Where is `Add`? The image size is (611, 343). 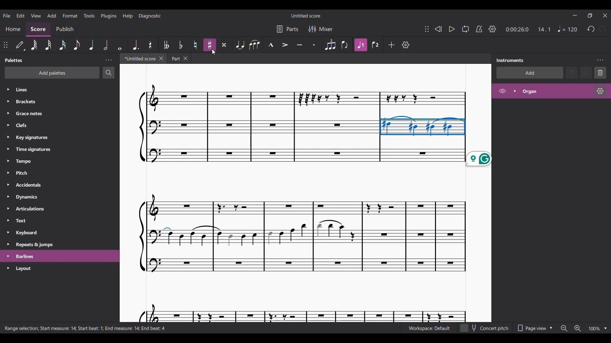
Add is located at coordinates (391, 44).